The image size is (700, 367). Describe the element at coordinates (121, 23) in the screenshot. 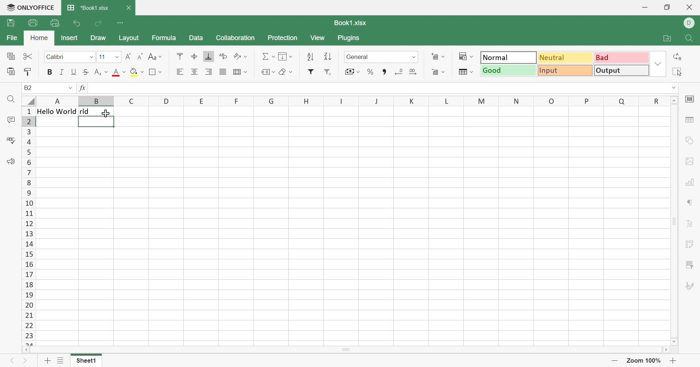

I see `Customize Quick Access Toolbar` at that location.